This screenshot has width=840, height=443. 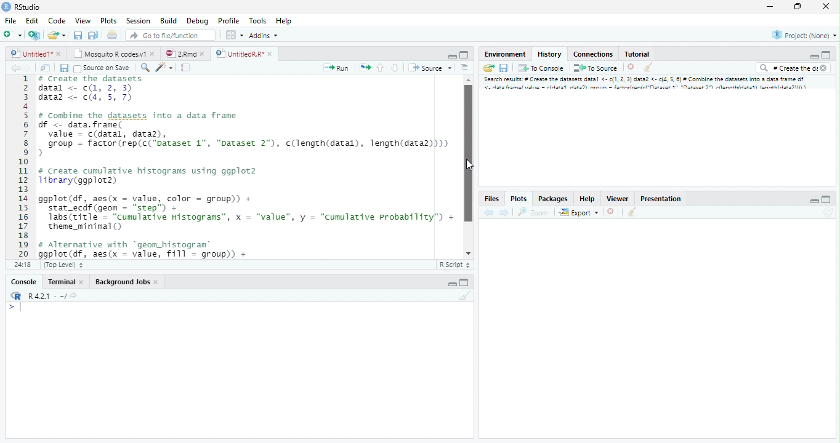 I want to click on Clear console, so click(x=650, y=68).